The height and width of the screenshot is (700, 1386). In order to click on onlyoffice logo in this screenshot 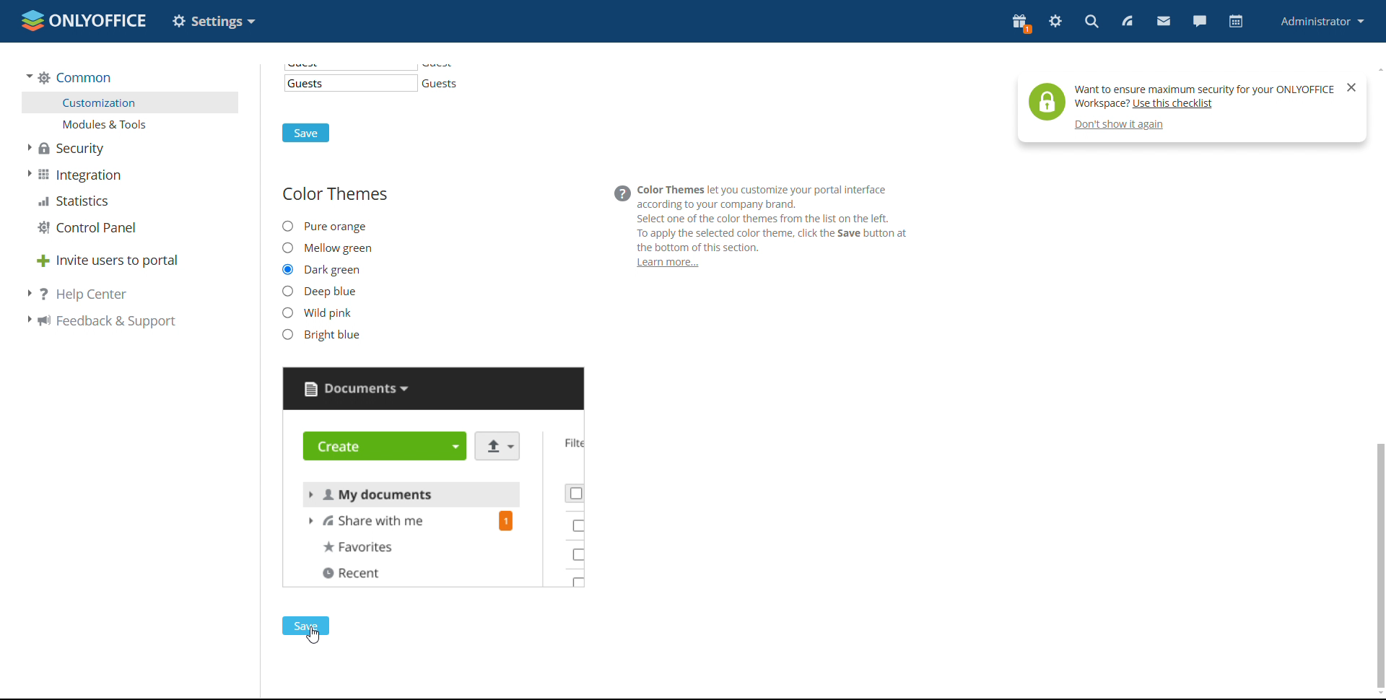, I will do `click(30, 20)`.